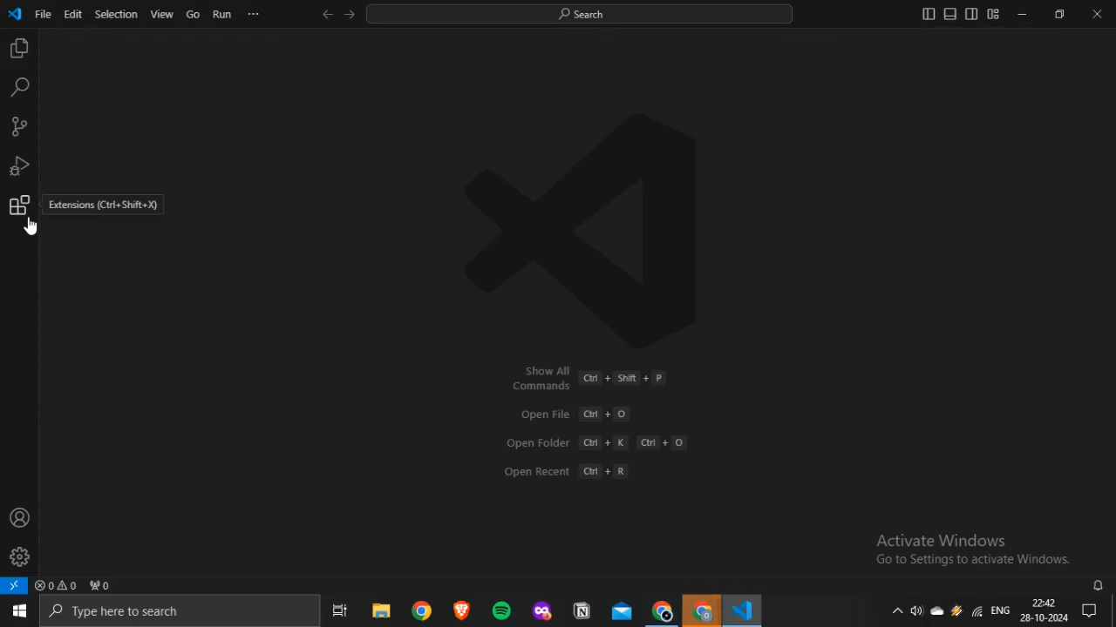 Image resolution: width=1116 pixels, height=627 pixels. What do you see at coordinates (1059, 13) in the screenshot?
I see `restore` at bounding box center [1059, 13].